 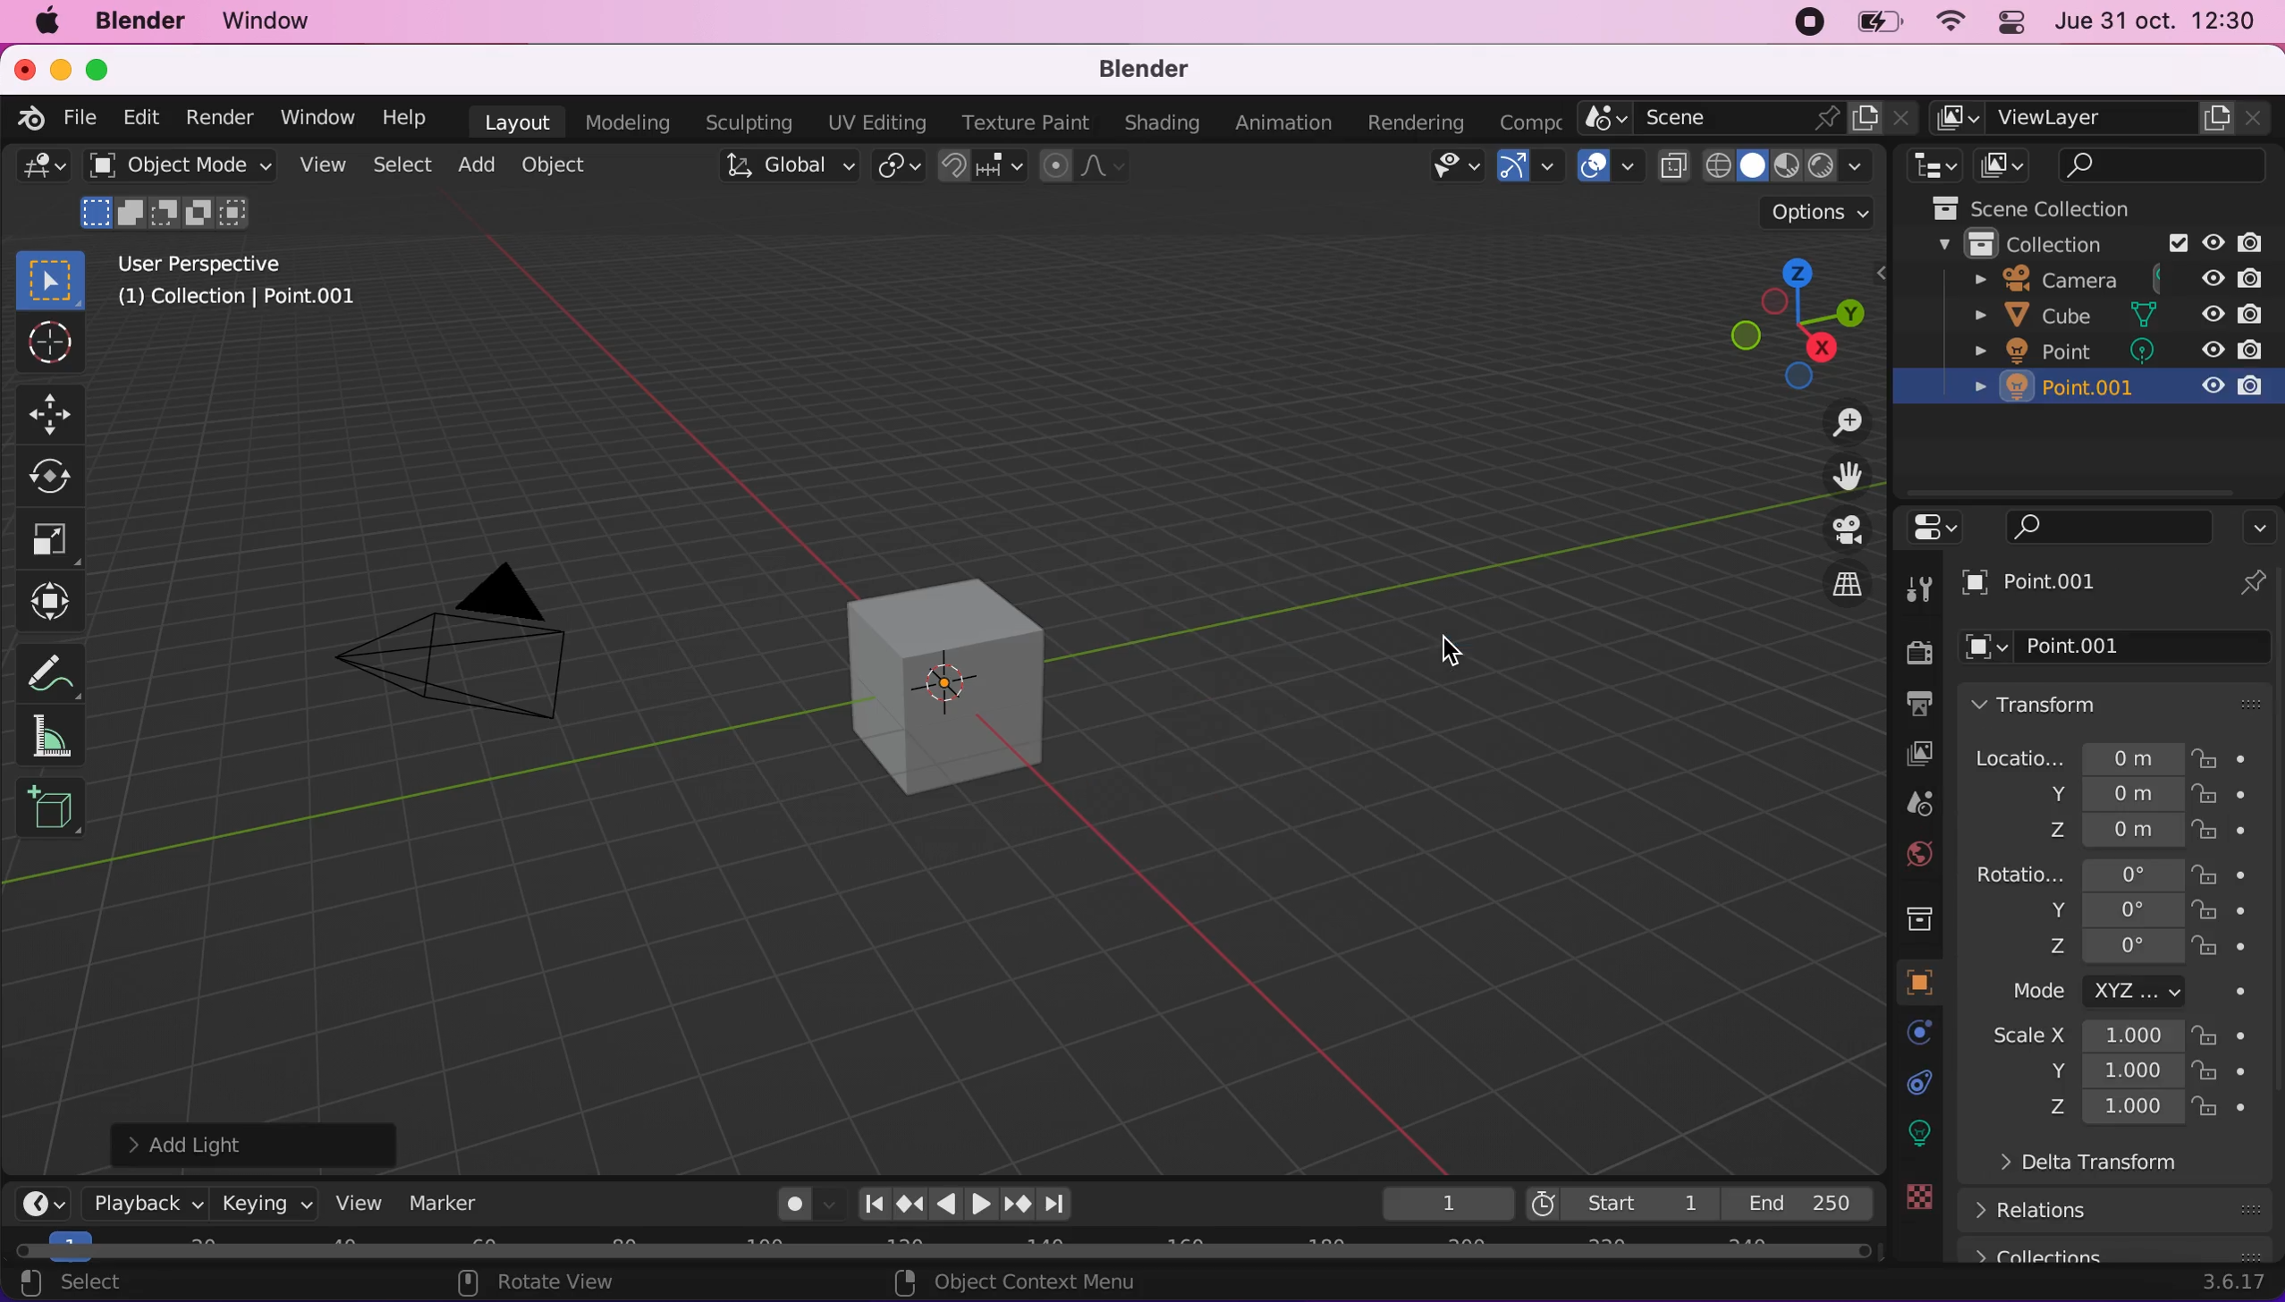 I want to click on transform, so click(x=2125, y=704).